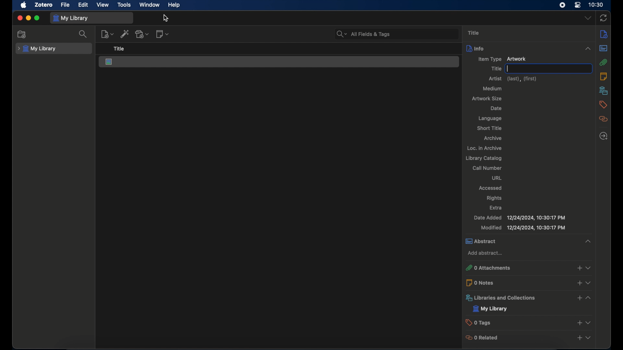  What do you see at coordinates (483, 158) in the screenshot?
I see `library catalog` at bounding box center [483, 158].